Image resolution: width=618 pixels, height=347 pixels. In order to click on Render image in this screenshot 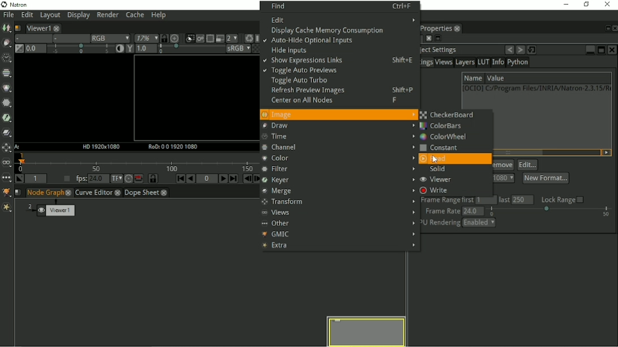, I will do `click(200, 39)`.